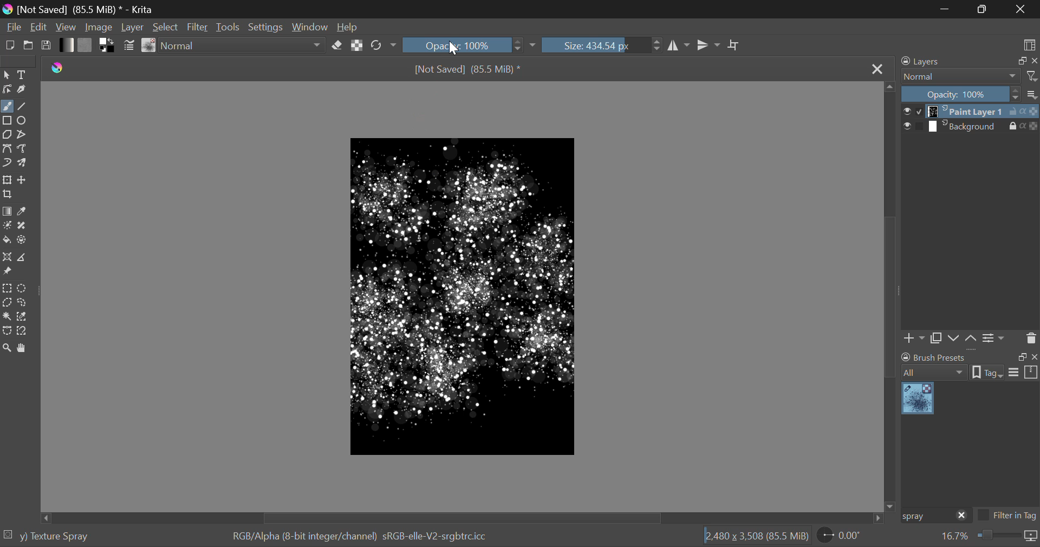 The height and width of the screenshot is (547, 1040). What do you see at coordinates (24, 74) in the screenshot?
I see `Text` at bounding box center [24, 74].